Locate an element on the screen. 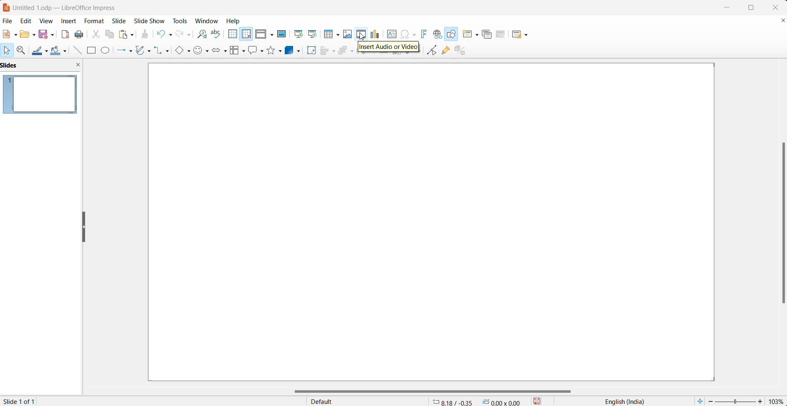  toggle extrusion is located at coordinates (461, 51).